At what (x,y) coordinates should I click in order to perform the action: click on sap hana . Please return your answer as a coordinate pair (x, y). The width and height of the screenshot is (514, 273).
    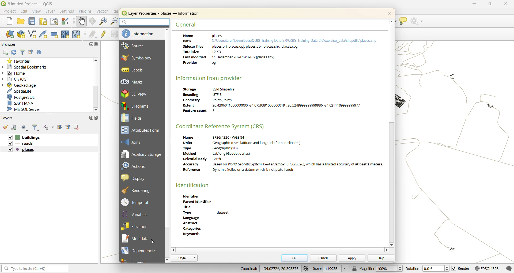
    Looking at the image, I should click on (21, 103).